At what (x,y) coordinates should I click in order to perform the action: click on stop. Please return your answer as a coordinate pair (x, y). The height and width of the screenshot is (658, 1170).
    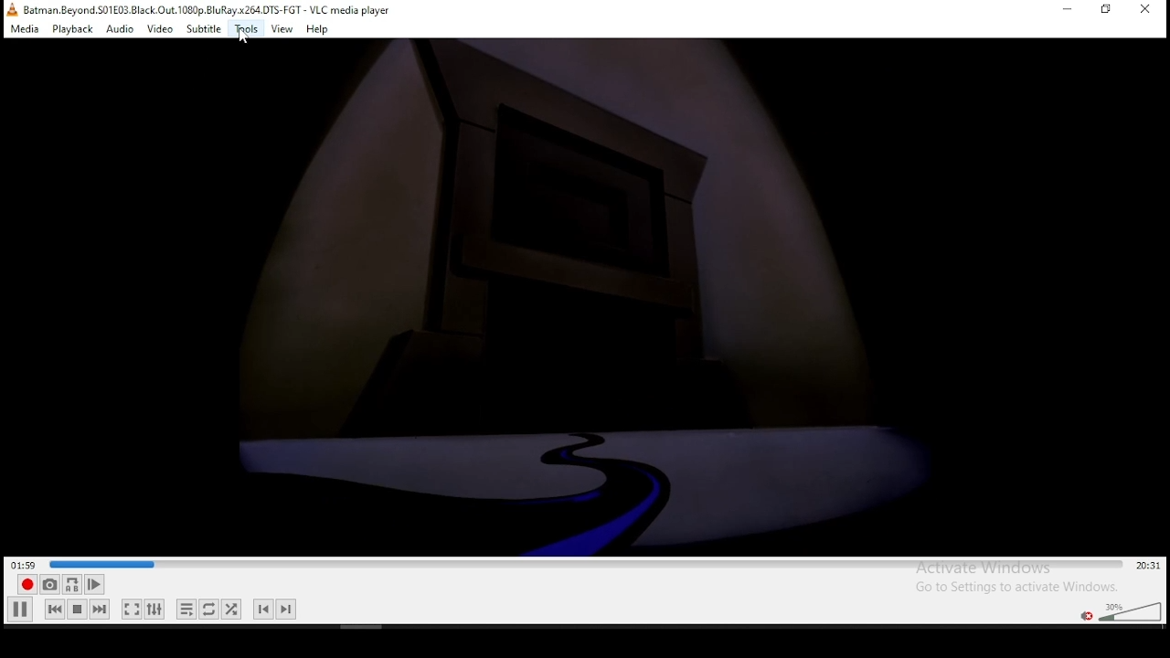
    Looking at the image, I should click on (77, 609).